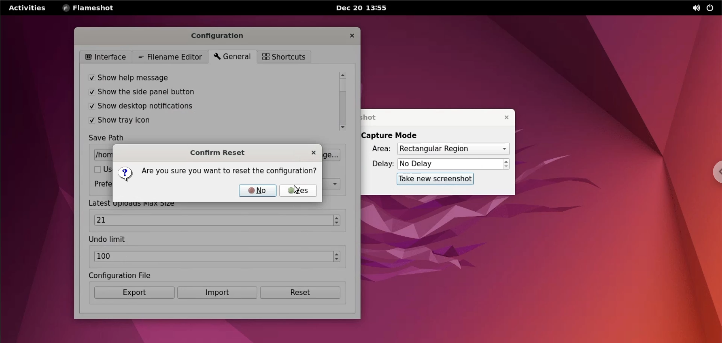 The width and height of the screenshot is (722, 343). I want to click on take new screenshot, so click(434, 179).